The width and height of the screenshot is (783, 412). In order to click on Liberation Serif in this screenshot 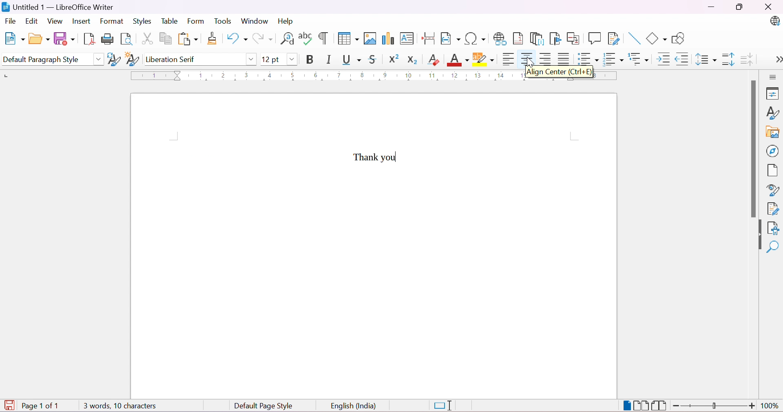, I will do `click(172, 60)`.